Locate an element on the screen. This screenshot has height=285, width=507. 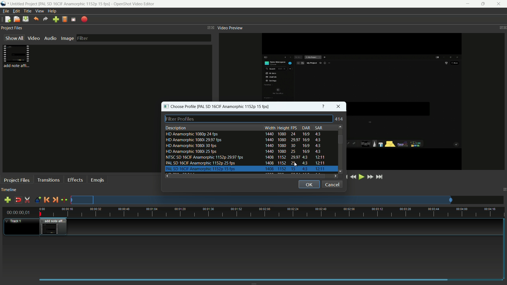
ok is located at coordinates (309, 184).